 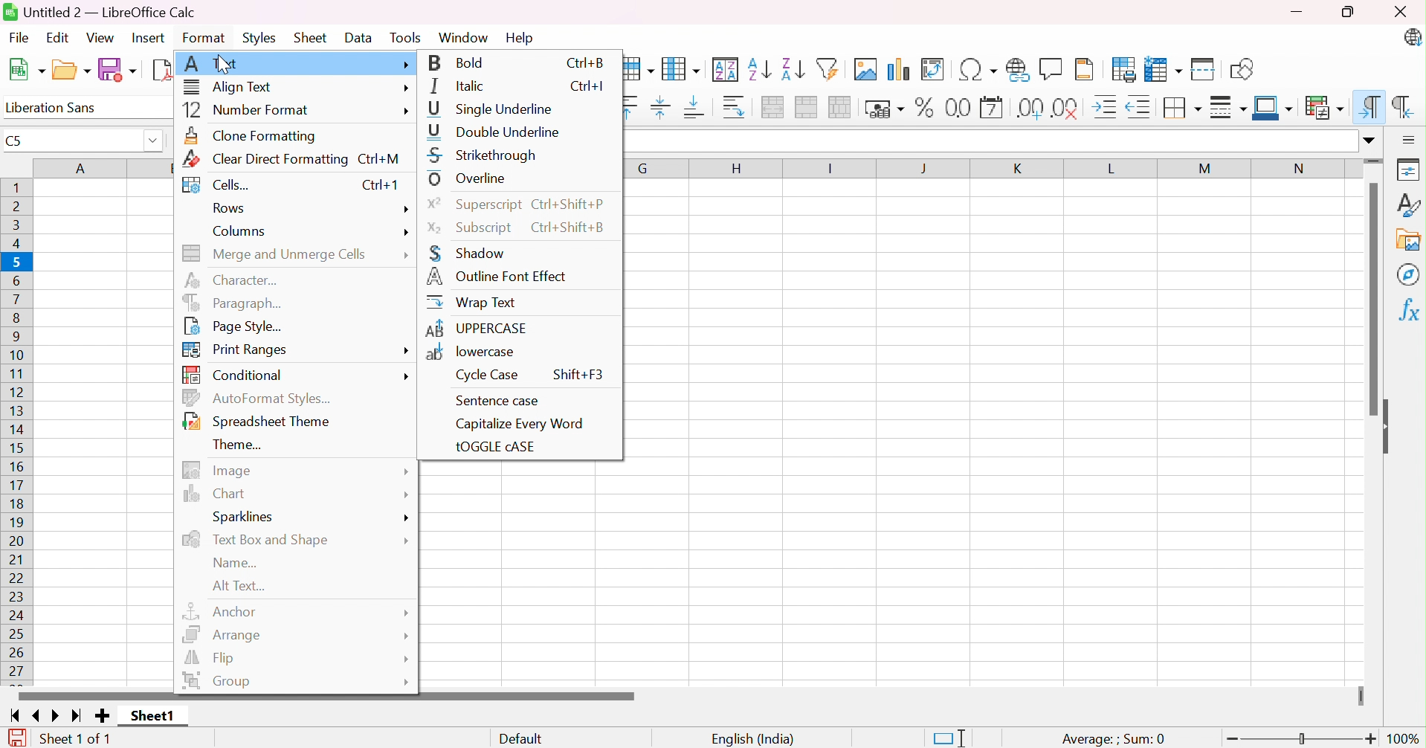 What do you see at coordinates (149, 39) in the screenshot?
I see `Insert` at bounding box center [149, 39].